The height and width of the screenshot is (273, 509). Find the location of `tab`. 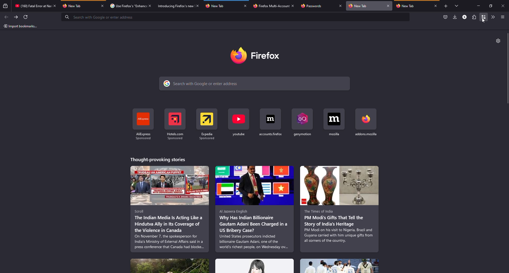

tab is located at coordinates (173, 6).